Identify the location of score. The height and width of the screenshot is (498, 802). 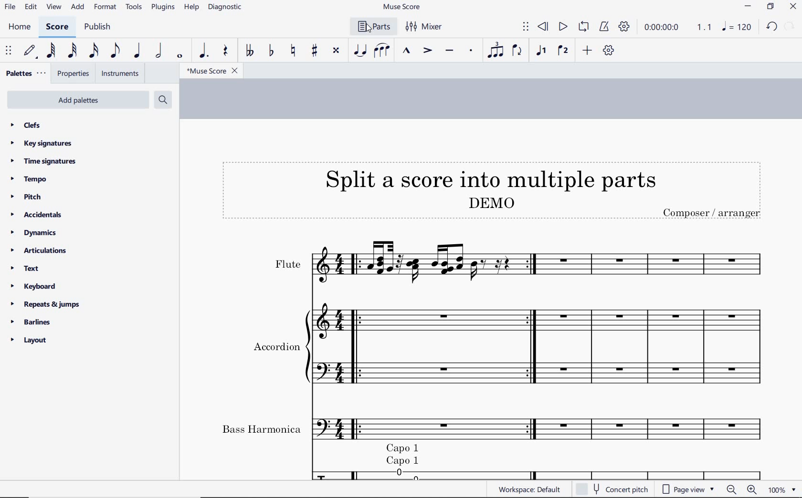
(56, 27).